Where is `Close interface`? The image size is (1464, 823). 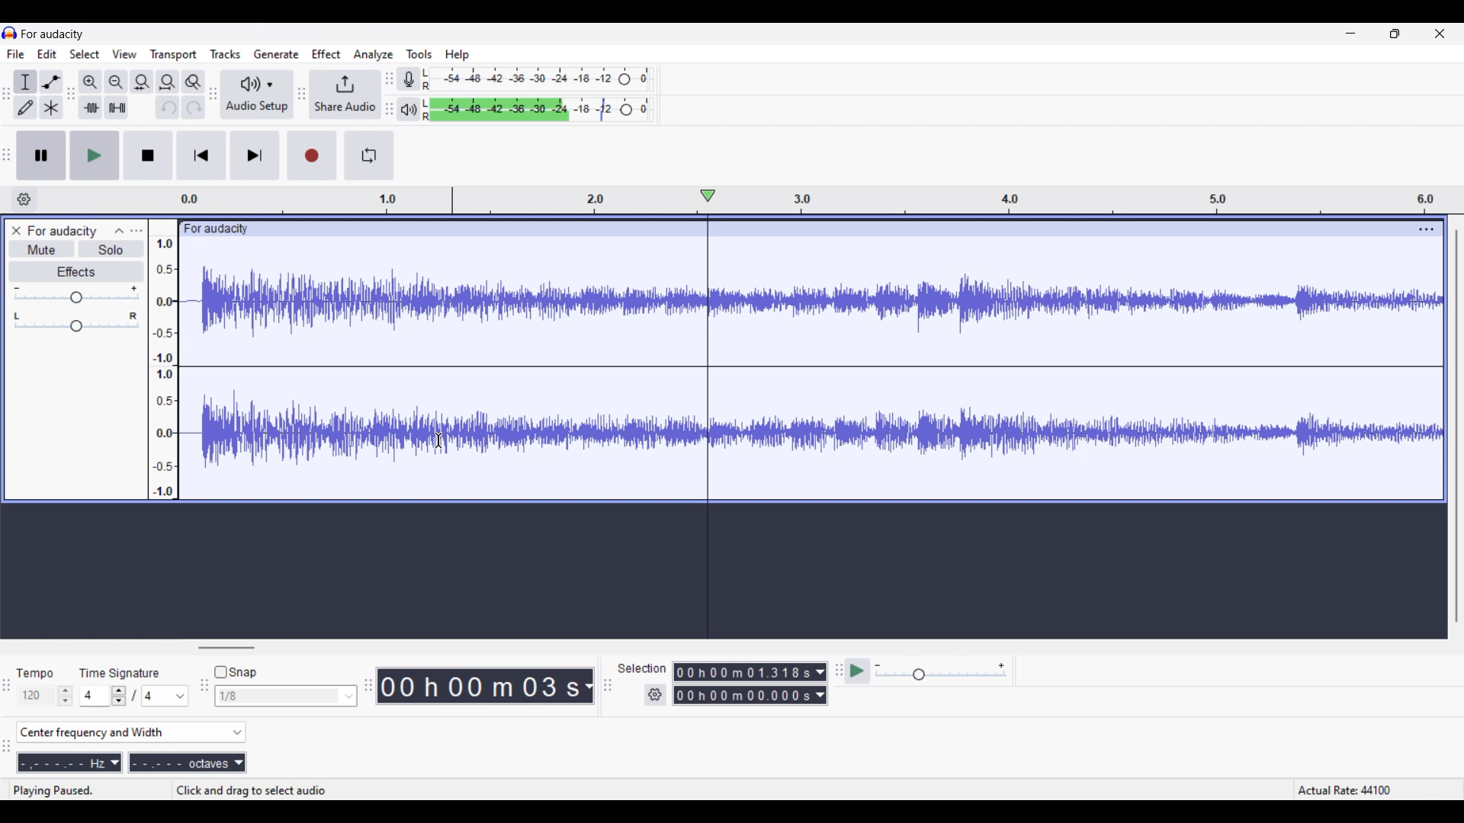 Close interface is located at coordinates (1440, 34).